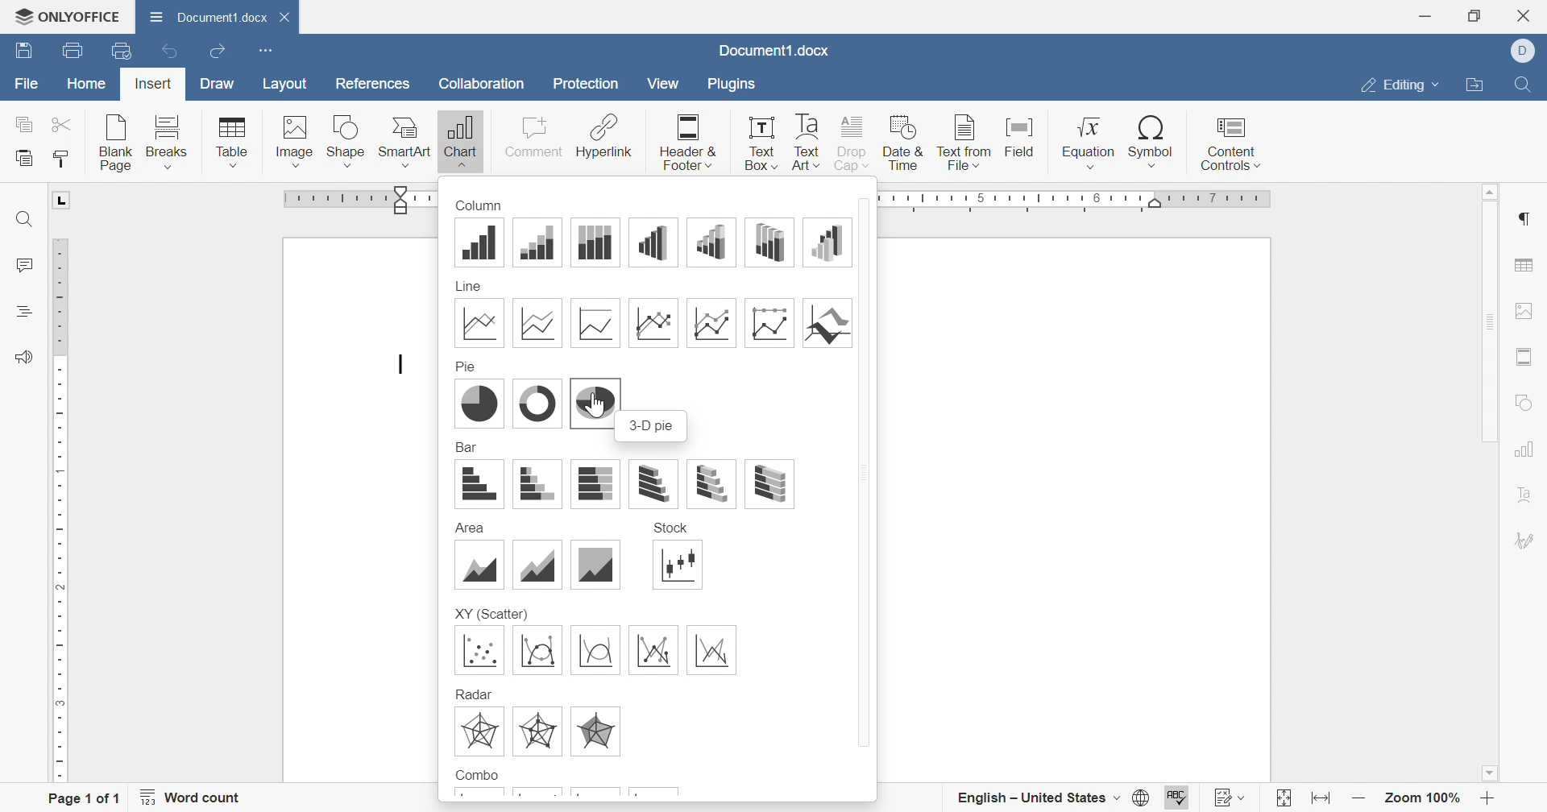  Describe the element at coordinates (588, 85) in the screenshot. I see `Protection` at that location.